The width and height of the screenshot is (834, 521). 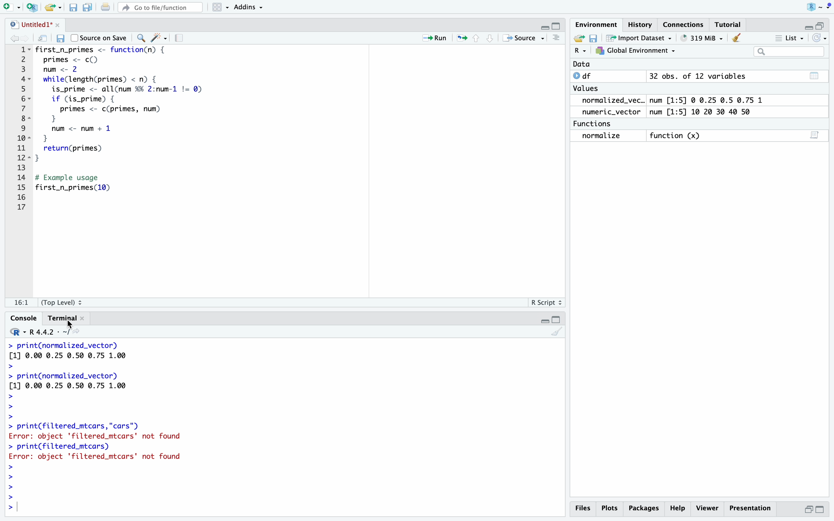 What do you see at coordinates (436, 38) in the screenshot?
I see `= Run` at bounding box center [436, 38].